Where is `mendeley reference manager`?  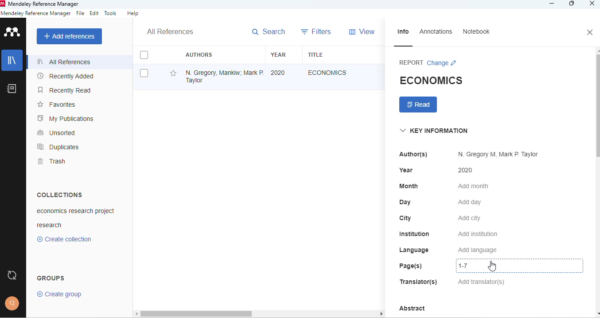 mendeley reference manager is located at coordinates (36, 13).